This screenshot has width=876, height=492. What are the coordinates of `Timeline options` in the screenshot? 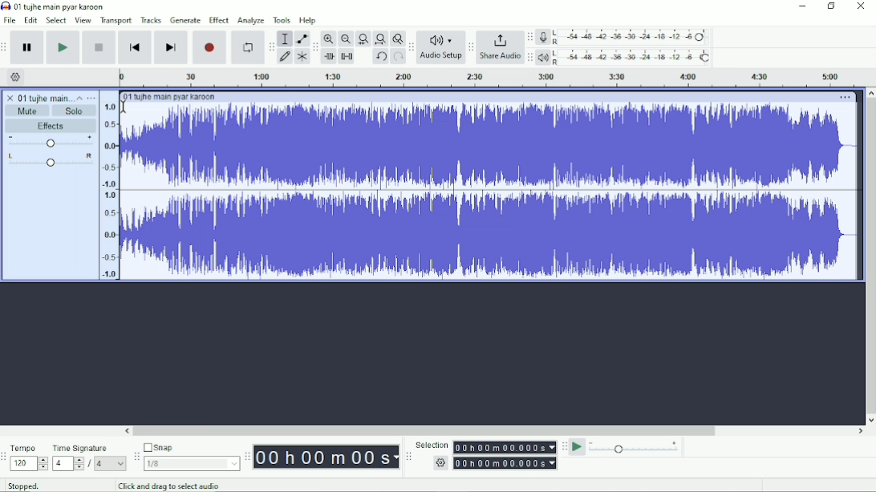 It's located at (14, 77).